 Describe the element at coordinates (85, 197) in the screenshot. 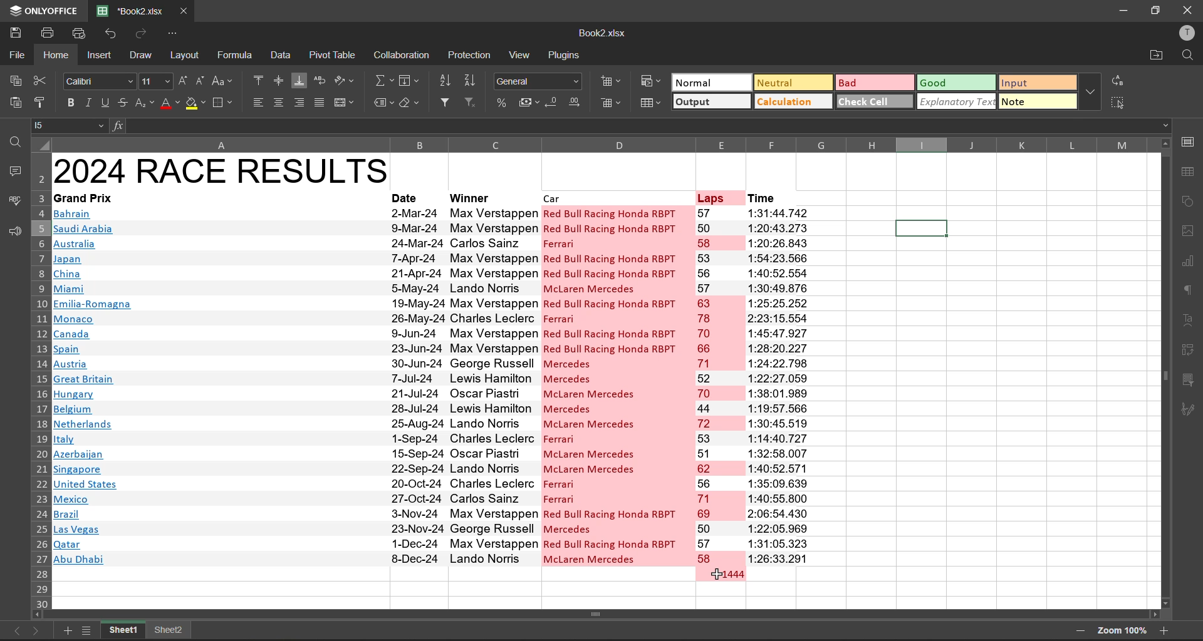

I see `grand prix` at that location.